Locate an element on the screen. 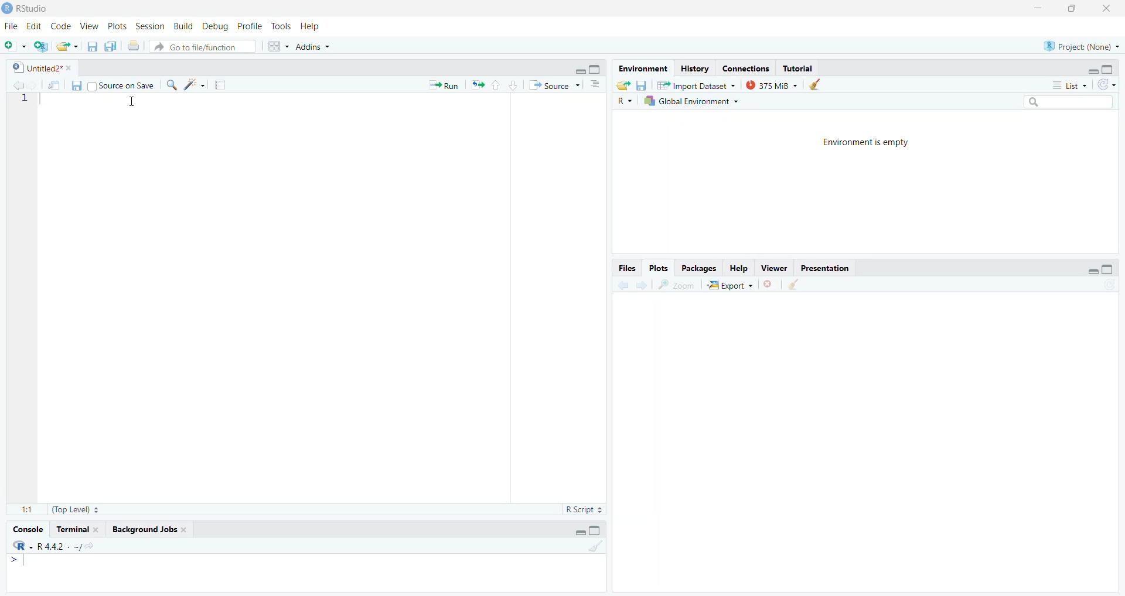 The width and height of the screenshot is (1125, 596). zoom is located at coordinates (677, 285).